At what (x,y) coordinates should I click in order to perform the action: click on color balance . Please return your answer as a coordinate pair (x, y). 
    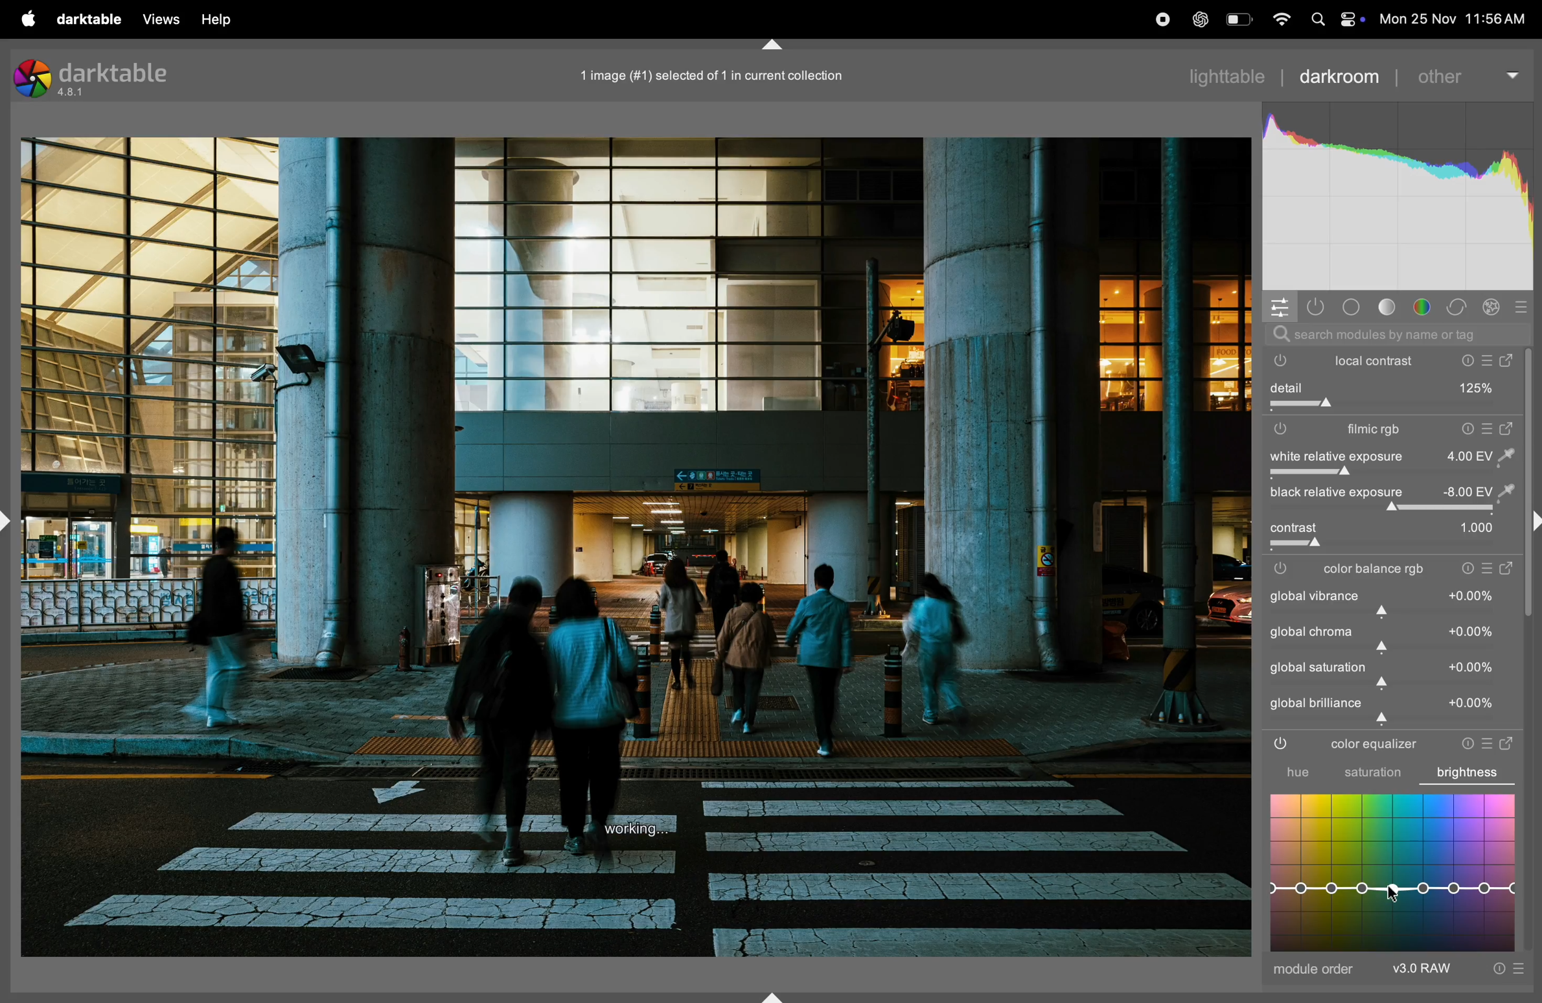
    Looking at the image, I should click on (1377, 570).